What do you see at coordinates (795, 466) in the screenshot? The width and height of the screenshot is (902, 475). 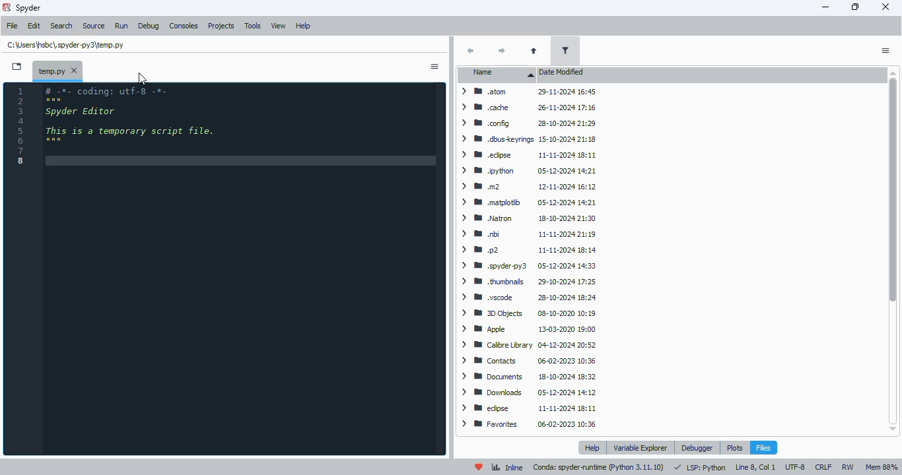 I see `UTF-8` at bounding box center [795, 466].